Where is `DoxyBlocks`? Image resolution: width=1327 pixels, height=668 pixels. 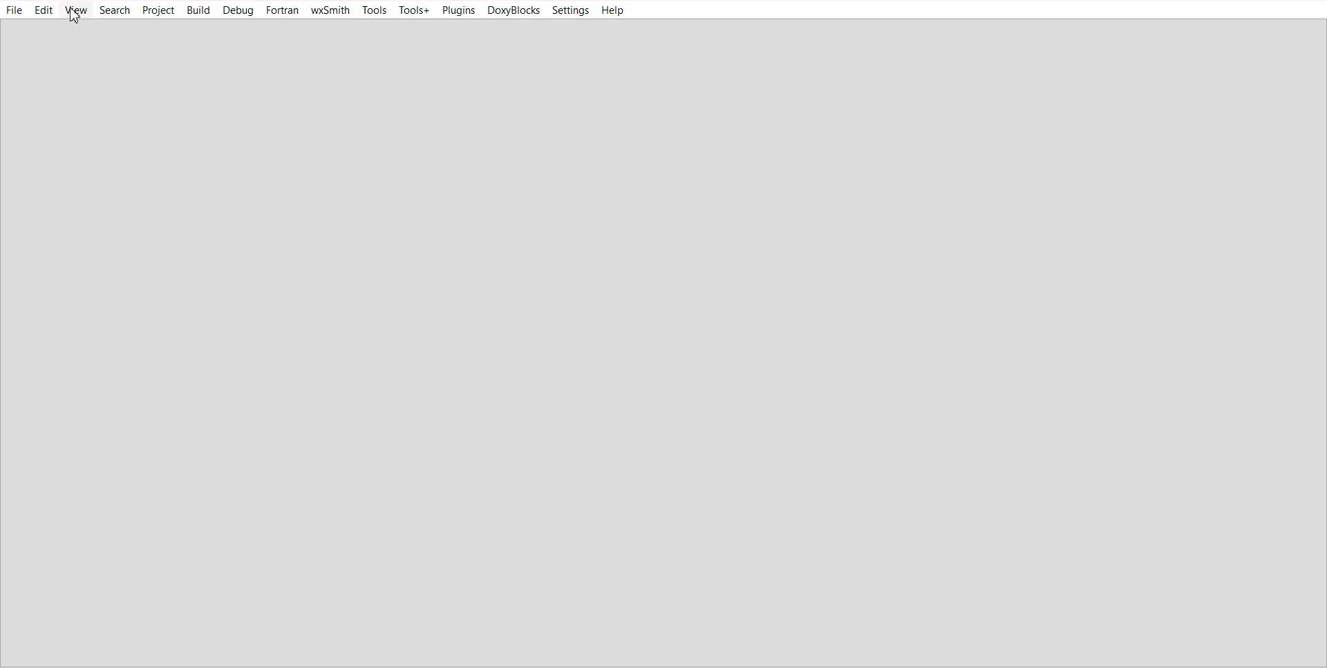
DoxyBlocks is located at coordinates (514, 11).